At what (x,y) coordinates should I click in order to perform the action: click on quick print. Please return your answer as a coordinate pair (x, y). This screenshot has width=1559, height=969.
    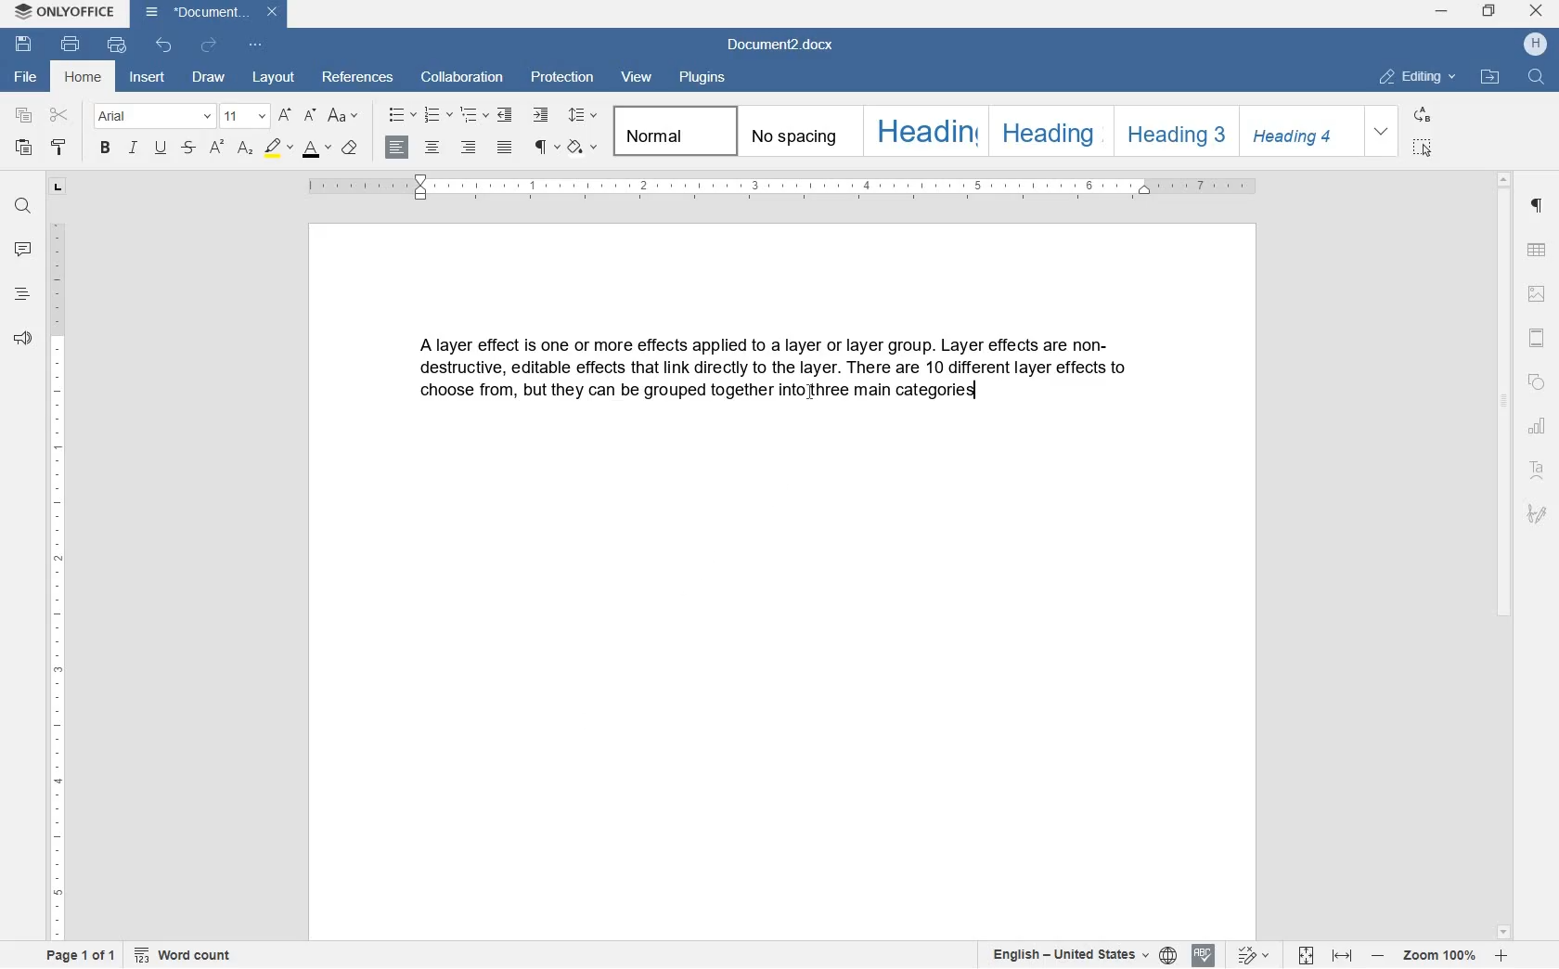
    Looking at the image, I should click on (117, 45).